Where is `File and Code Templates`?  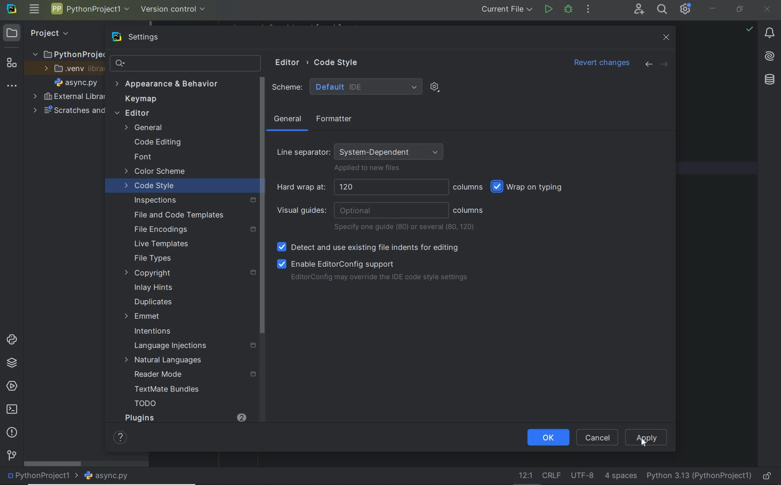 File and Code Templates is located at coordinates (175, 215).